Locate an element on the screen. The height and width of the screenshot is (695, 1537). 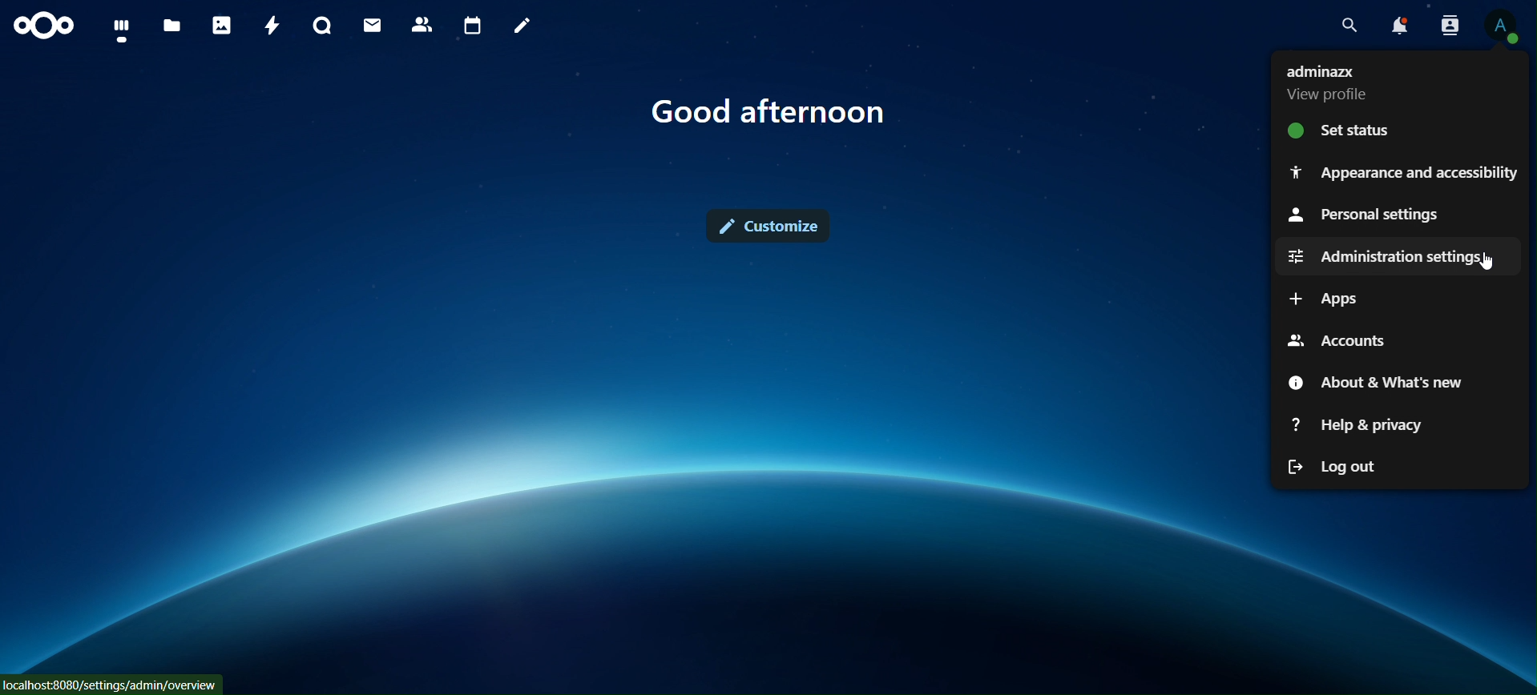
activity is located at coordinates (272, 27).